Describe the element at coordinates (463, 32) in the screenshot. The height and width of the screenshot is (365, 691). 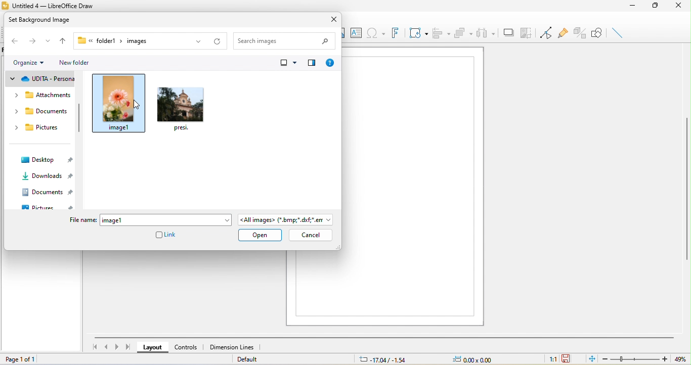
I see `arrange` at that location.